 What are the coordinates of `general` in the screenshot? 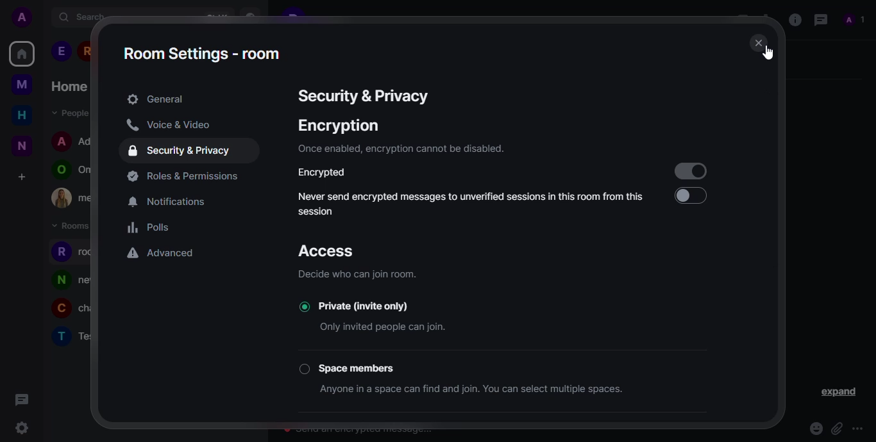 It's located at (155, 99).